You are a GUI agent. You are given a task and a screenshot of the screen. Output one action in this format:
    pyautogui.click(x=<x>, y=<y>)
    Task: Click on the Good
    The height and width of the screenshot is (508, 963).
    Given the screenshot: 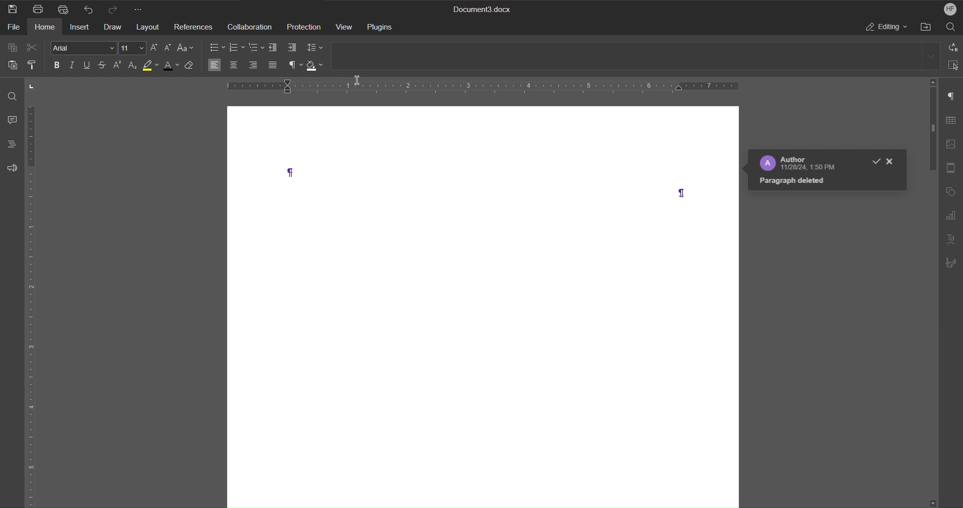 What is the action you would take?
    pyautogui.click(x=874, y=161)
    